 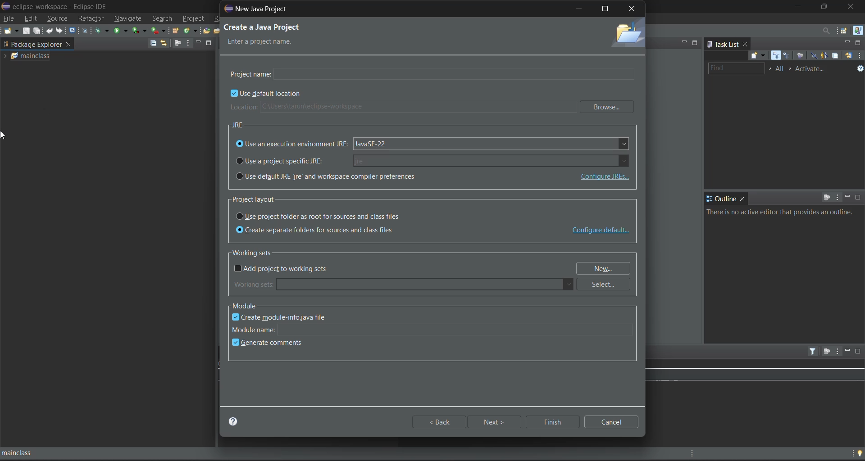 What do you see at coordinates (434, 328) in the screenshot?
I see `module name` at bounding box center [434, 328].